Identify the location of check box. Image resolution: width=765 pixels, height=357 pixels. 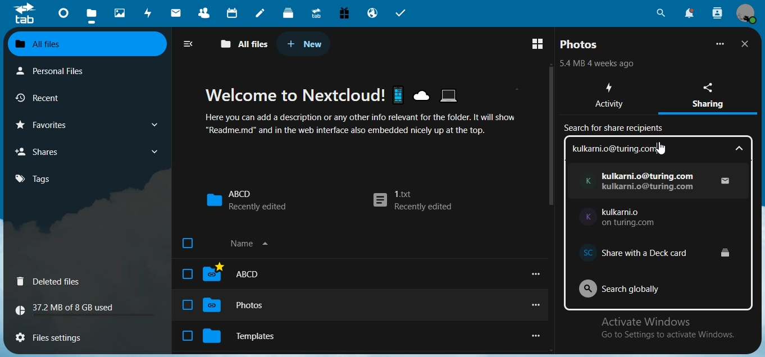
(186, 336).